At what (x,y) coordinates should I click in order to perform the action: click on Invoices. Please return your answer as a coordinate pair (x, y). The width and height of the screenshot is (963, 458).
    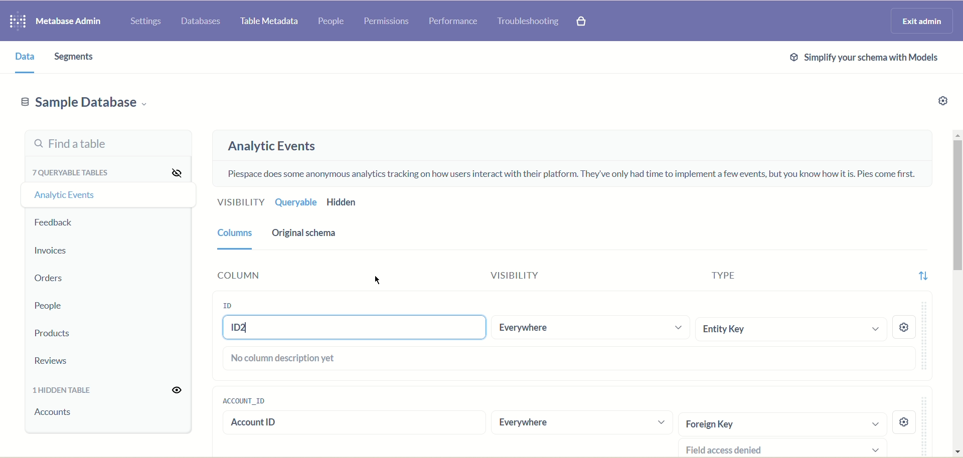
    Looking at the image, I should click on (53, 249).